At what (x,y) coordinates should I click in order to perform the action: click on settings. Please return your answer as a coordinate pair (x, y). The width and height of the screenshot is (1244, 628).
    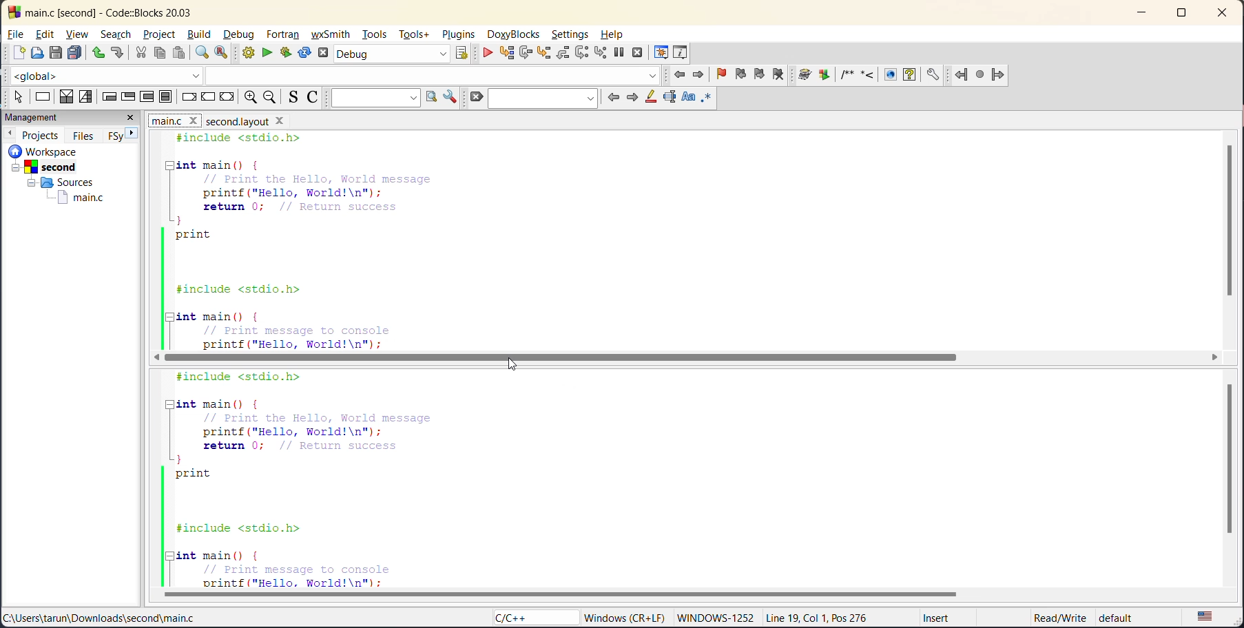
    Looking at the image, I should click on (570, 35).